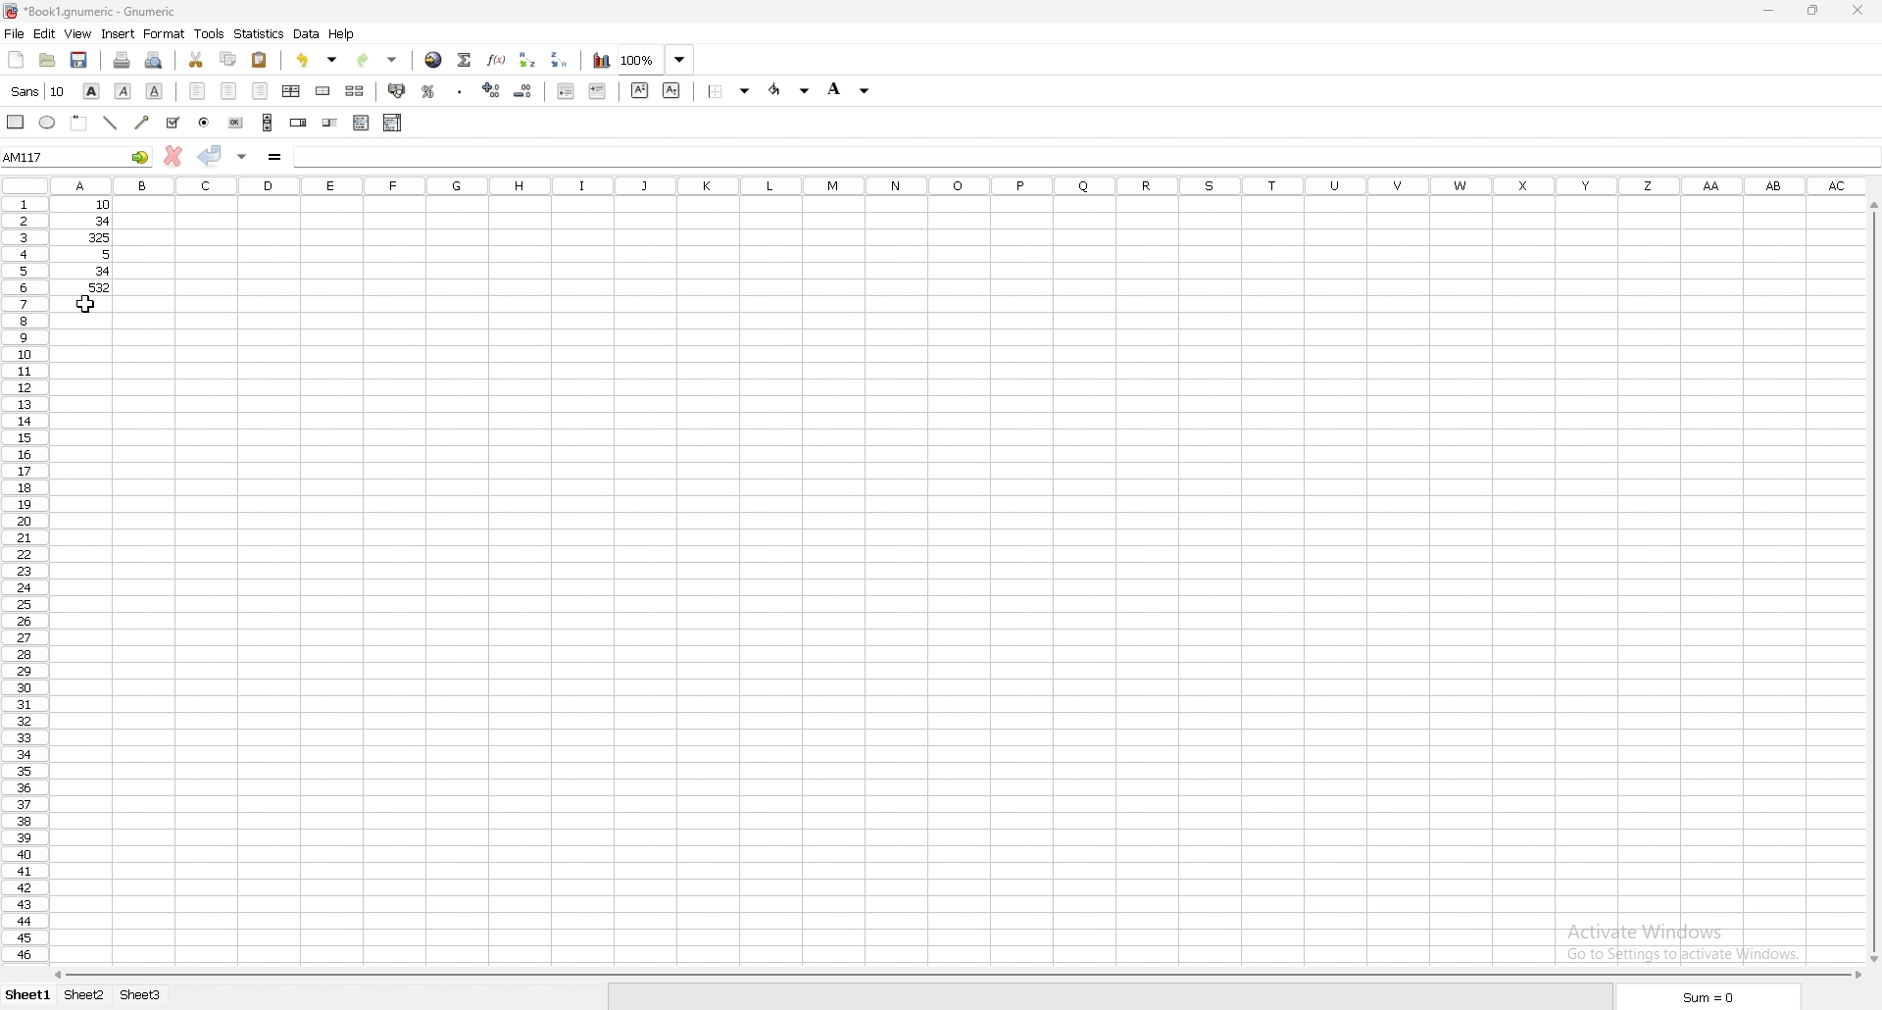 This screenshot has width=1882, height=1010. Describe the element at coordinates (788, 90) in the screenshot. I see `foreground` at that location.